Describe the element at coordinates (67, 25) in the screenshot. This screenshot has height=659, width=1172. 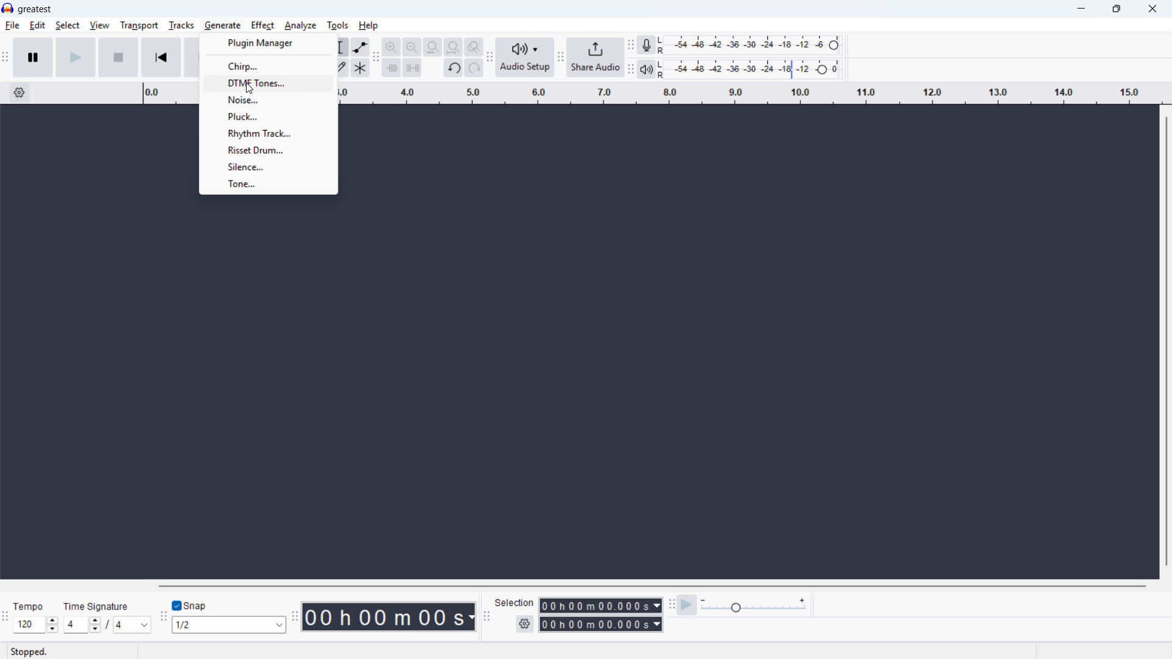
I see `select` at that location.